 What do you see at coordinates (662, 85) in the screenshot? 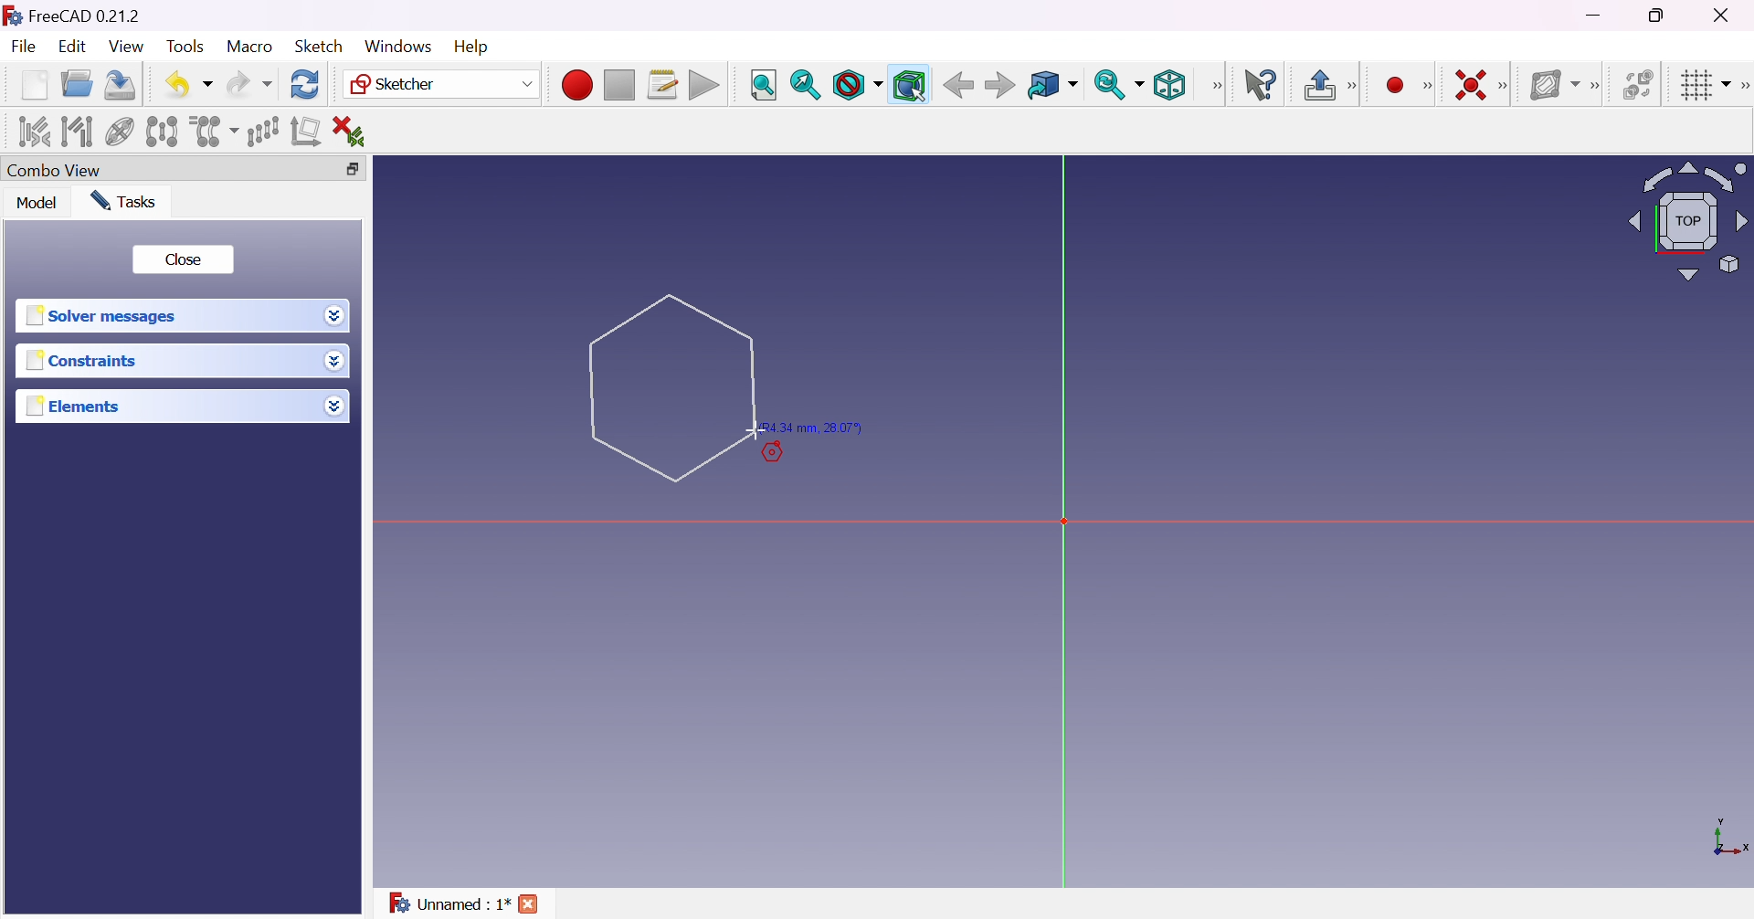
I see `Macros...` at bounding box center [662, 85].